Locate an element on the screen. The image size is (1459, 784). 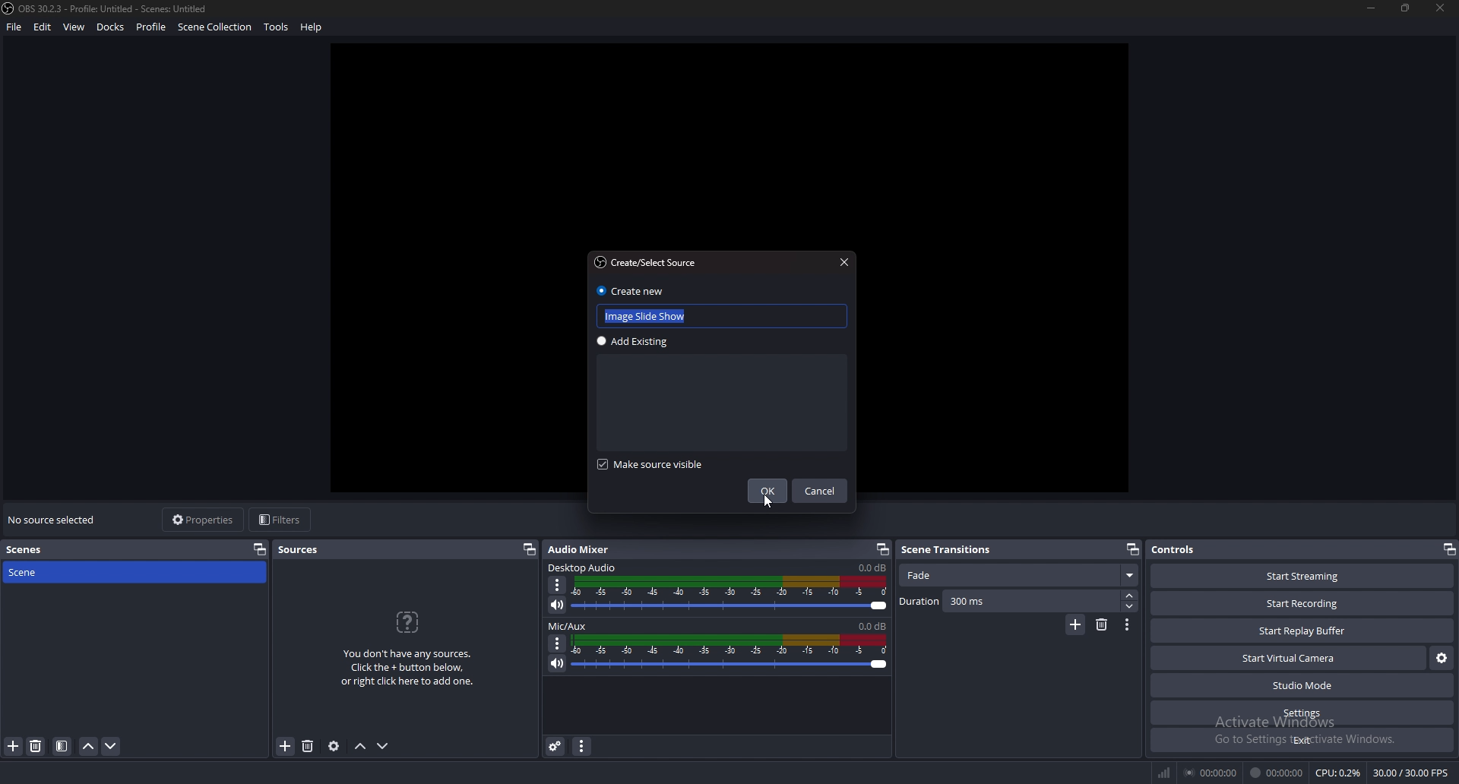
scene collection is located at coordinates (217, 27).